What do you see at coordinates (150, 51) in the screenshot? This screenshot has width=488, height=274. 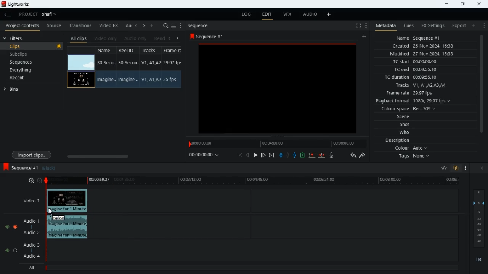 I see `tracks` at bounding box center [150, 51].